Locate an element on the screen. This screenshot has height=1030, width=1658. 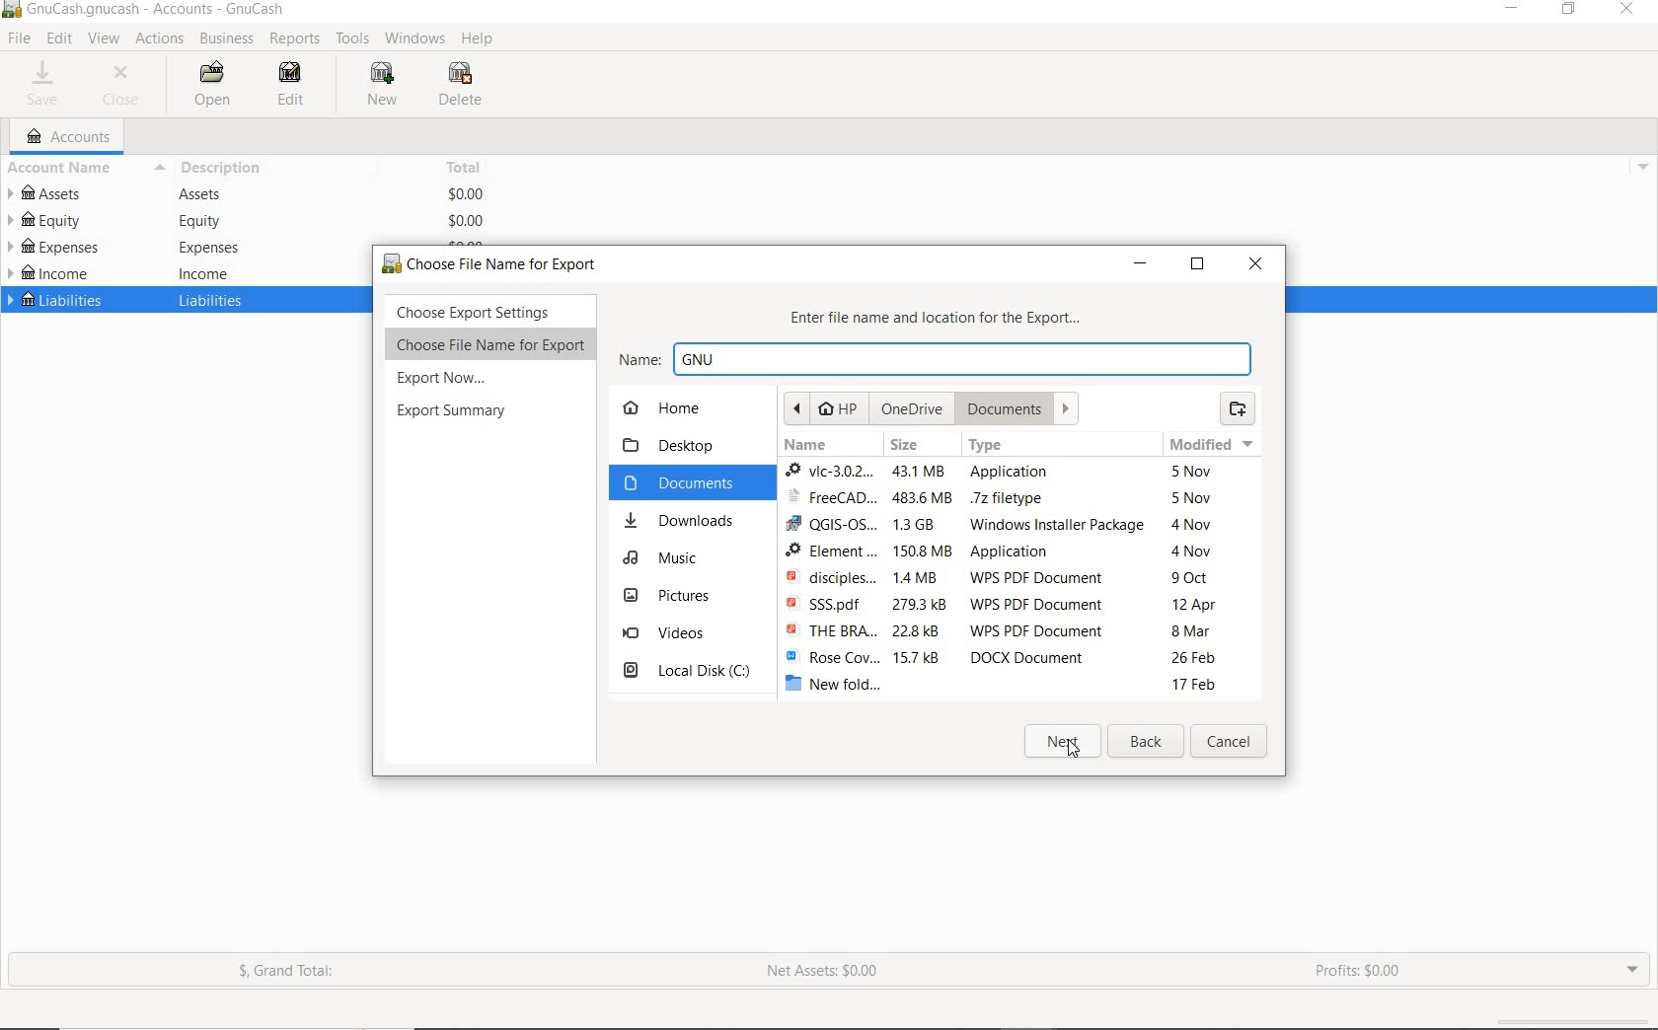
DESCRIPTION is located at coordinates (216, 169).